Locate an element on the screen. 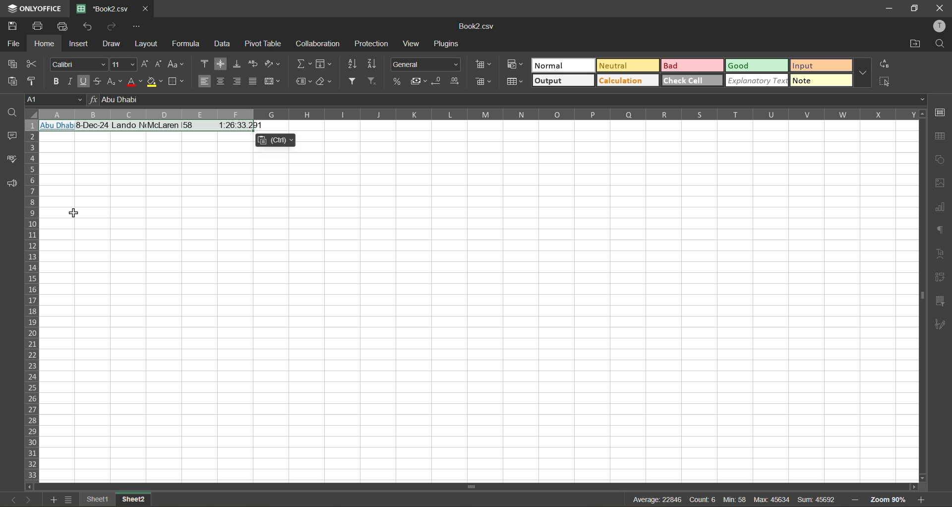 The width and height of the screenshot is (952, 507). plugins is located at coordinates (448, 44).